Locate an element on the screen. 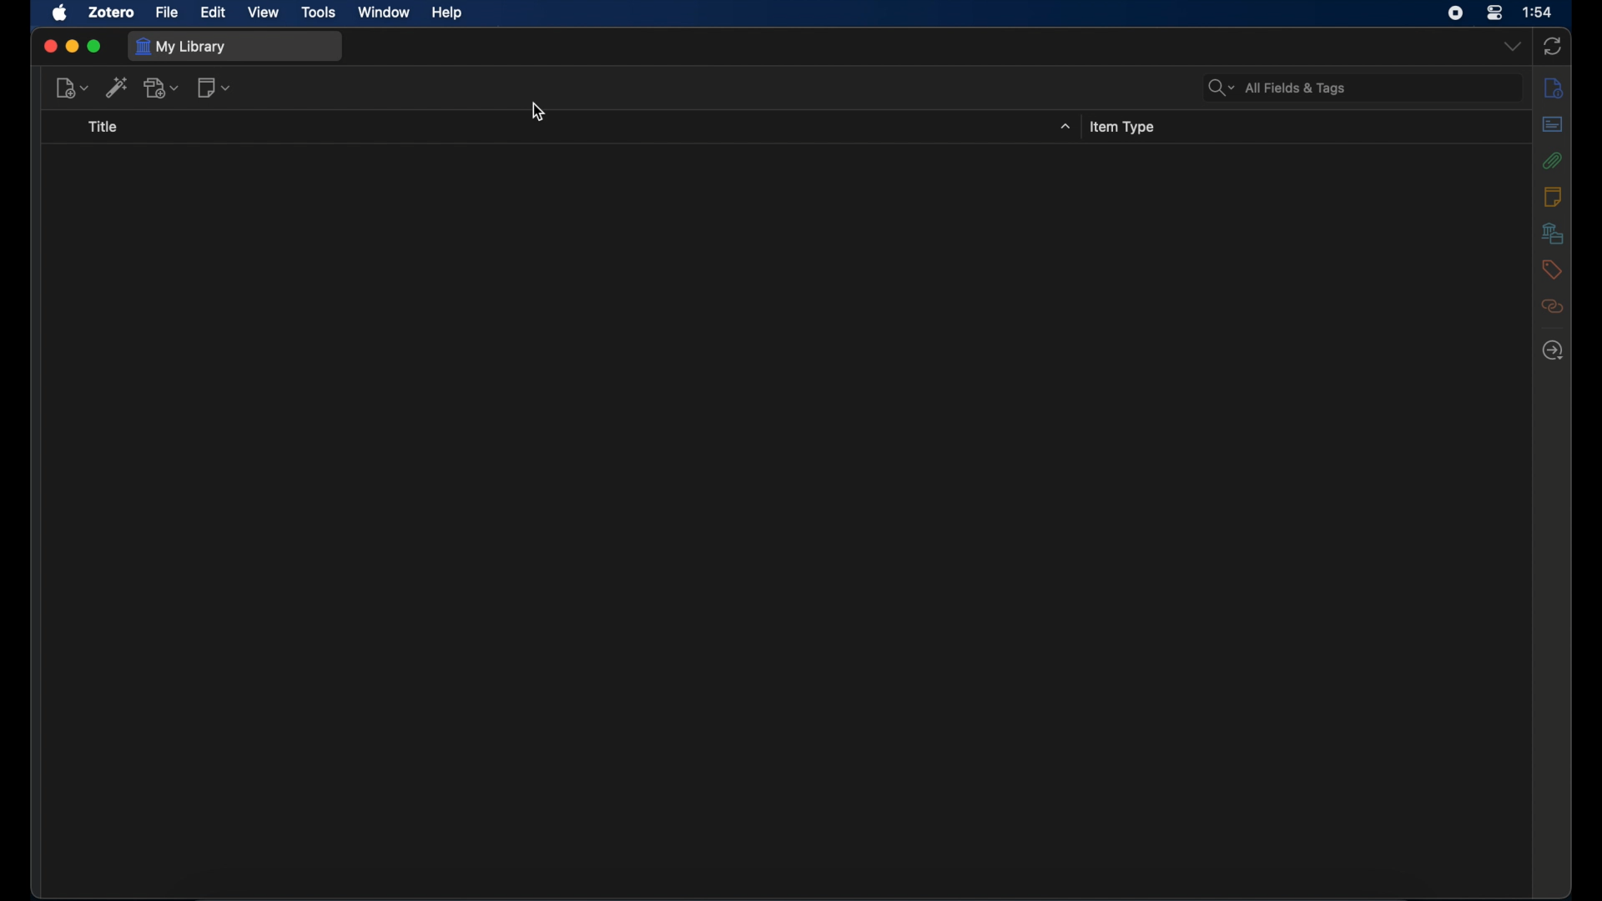 The image size is (1602, 901). help is located at coordinates (447, 13).